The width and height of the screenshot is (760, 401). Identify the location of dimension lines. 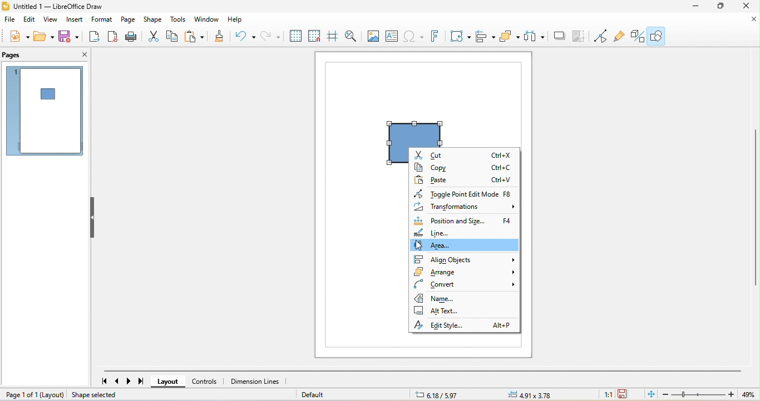
(259, 380).